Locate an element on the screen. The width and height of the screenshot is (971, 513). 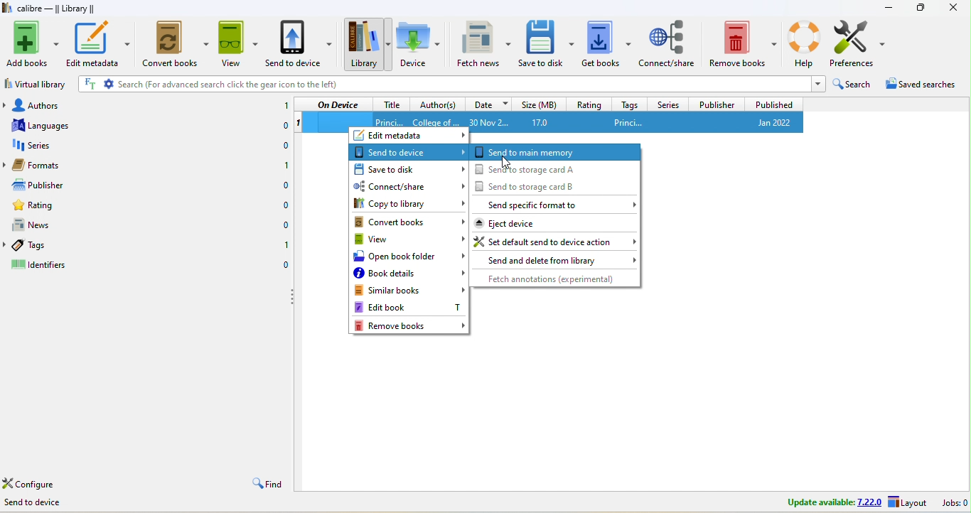
logo is located at coordinates (7, 8).